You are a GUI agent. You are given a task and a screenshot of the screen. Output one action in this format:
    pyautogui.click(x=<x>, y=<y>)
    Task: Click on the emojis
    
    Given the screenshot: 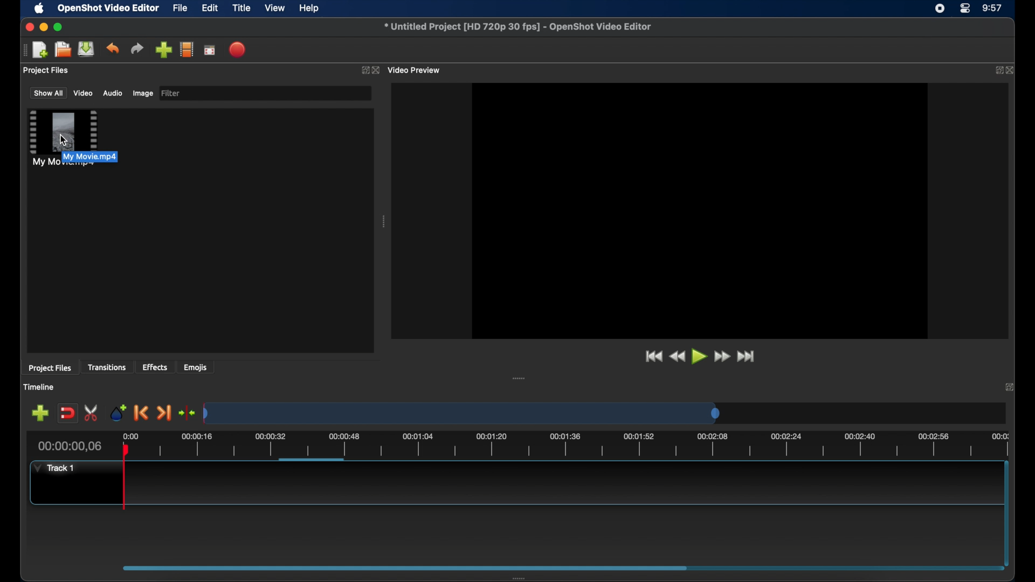 What is the action you would take?
    pyautogui.click(x=196, y=367)
    